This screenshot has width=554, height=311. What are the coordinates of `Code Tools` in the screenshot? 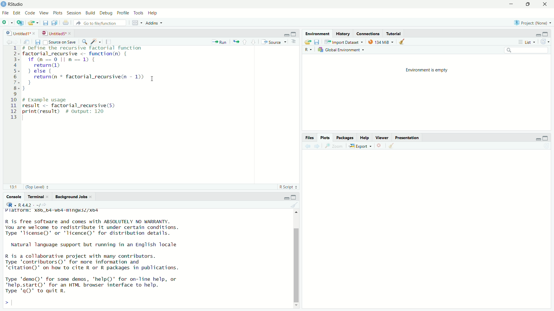 It's located at (97, 41).